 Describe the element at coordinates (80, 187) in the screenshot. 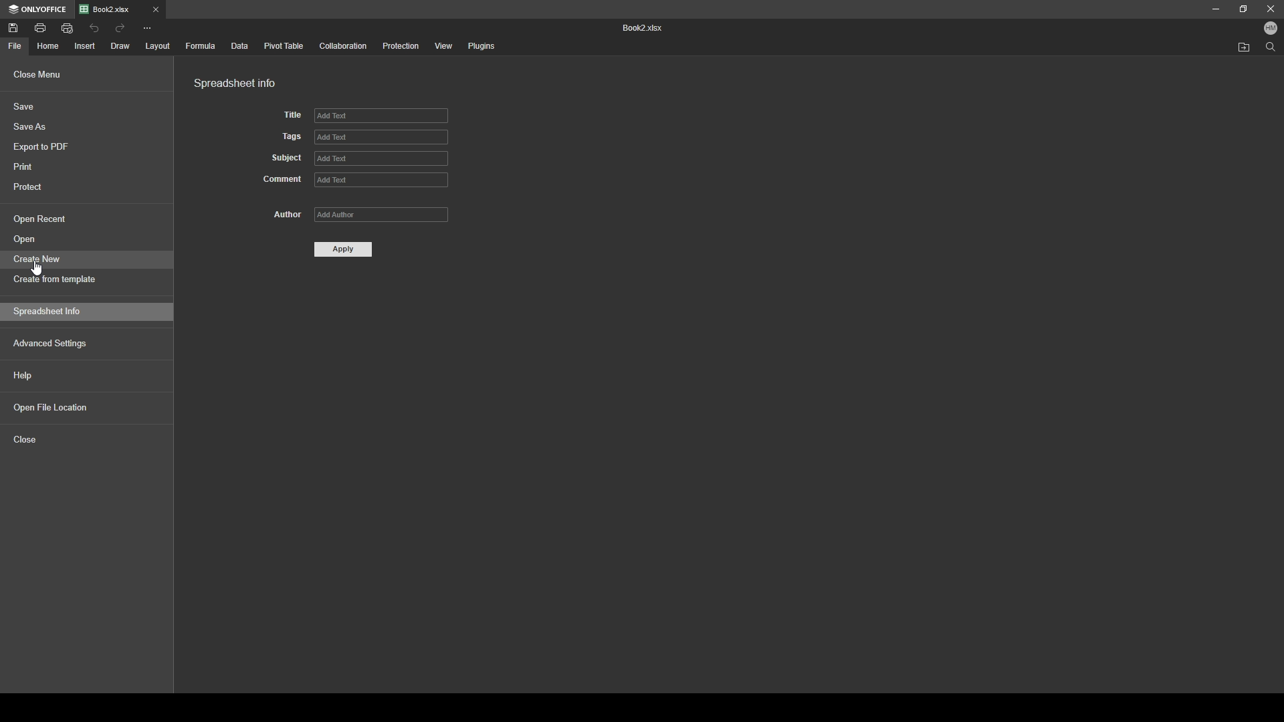

I see `protect` at that location.